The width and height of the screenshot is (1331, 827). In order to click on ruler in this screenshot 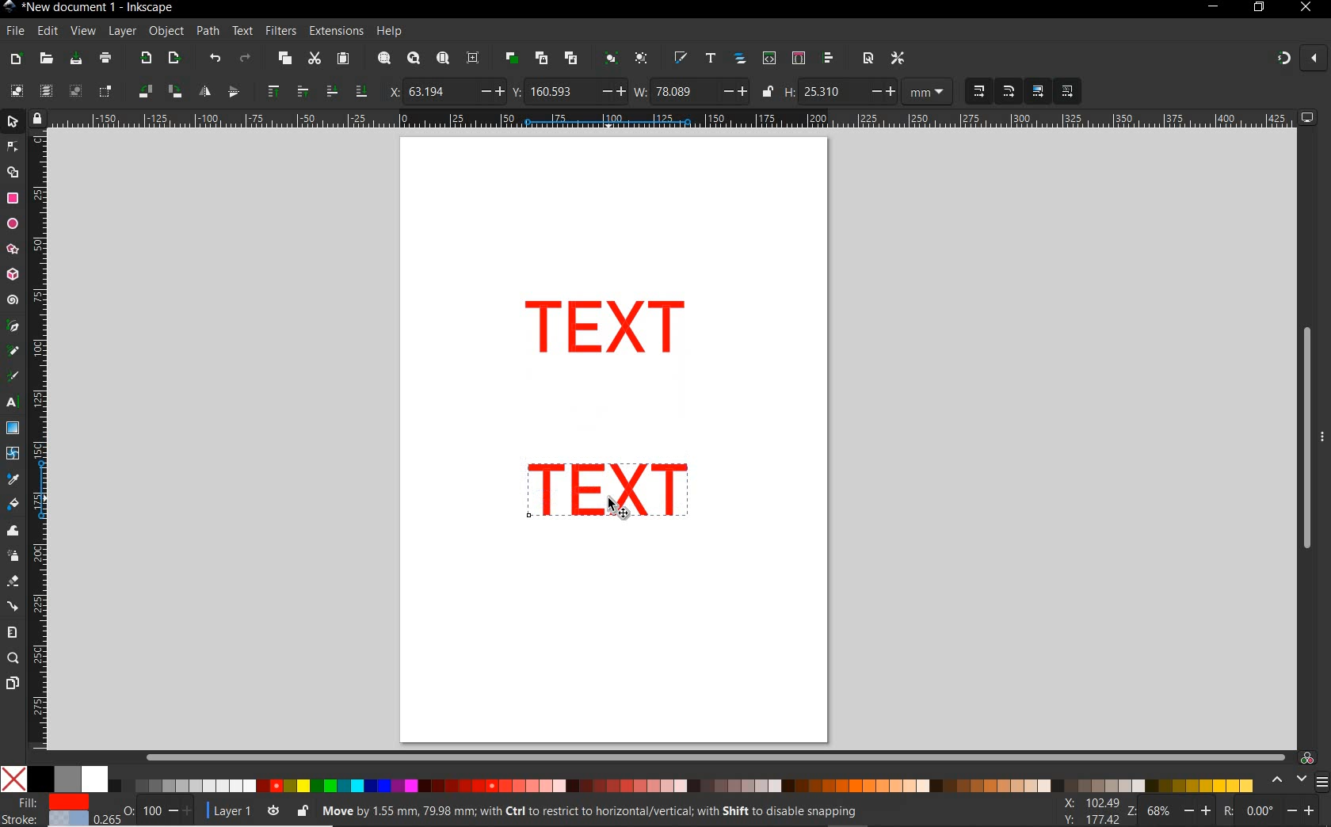, I will do `click(40, 444)`.